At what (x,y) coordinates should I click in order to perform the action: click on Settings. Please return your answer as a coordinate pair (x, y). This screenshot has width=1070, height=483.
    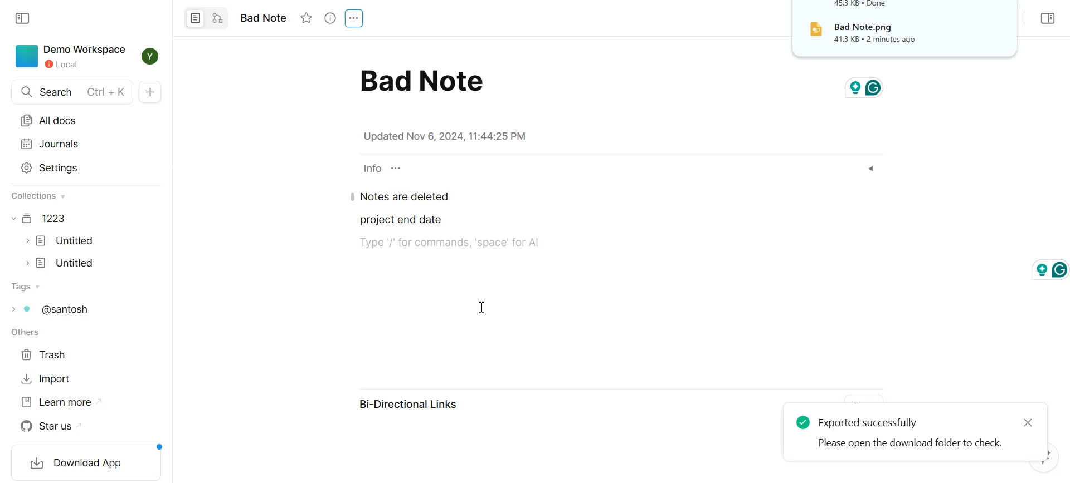
    Looking at the image, I should click on (354, 18).